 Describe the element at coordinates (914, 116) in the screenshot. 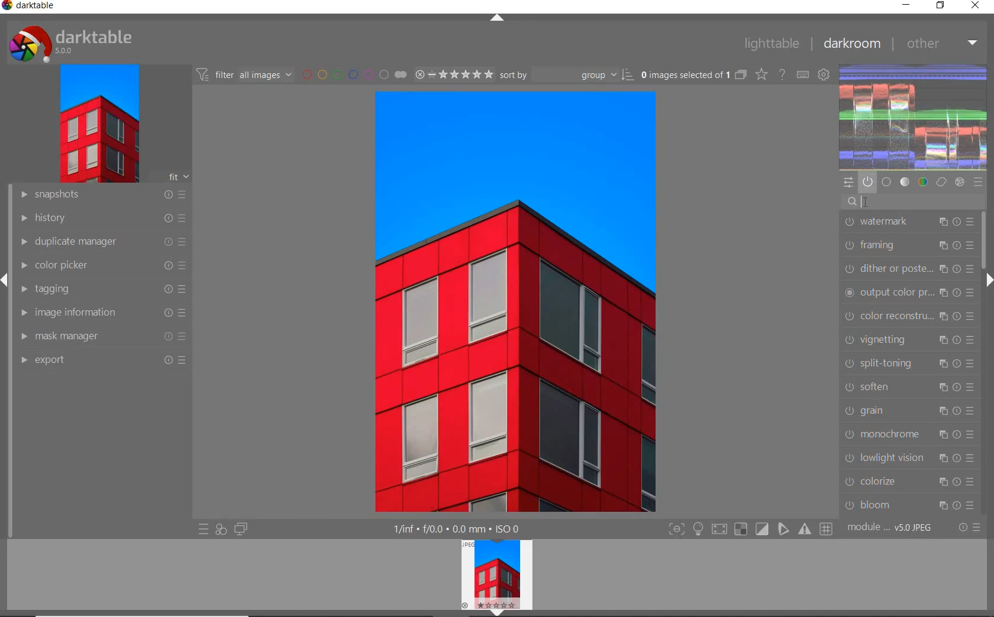

I see `waveform` at that location.